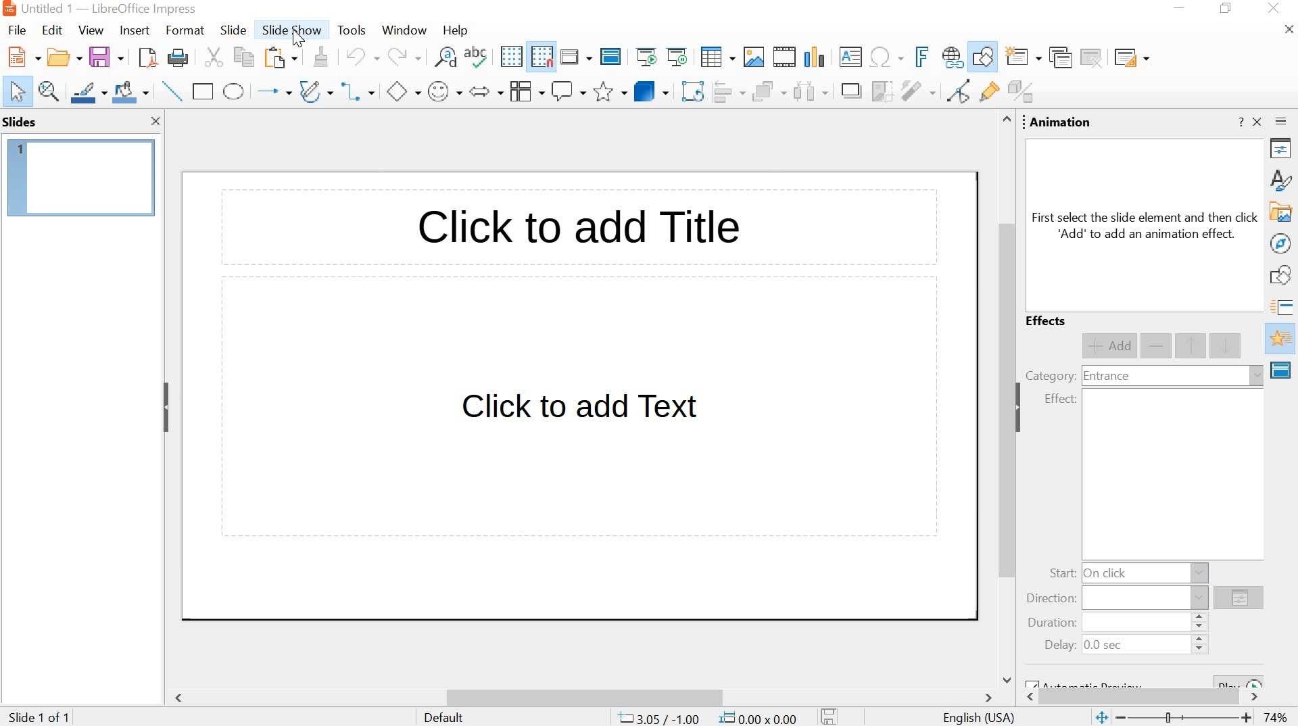 This screenshot has height=726, width=1298. What do you see at coordinates (82, 178) in the screenshot?
I see `slide 1` at bounding box center [82, 178].